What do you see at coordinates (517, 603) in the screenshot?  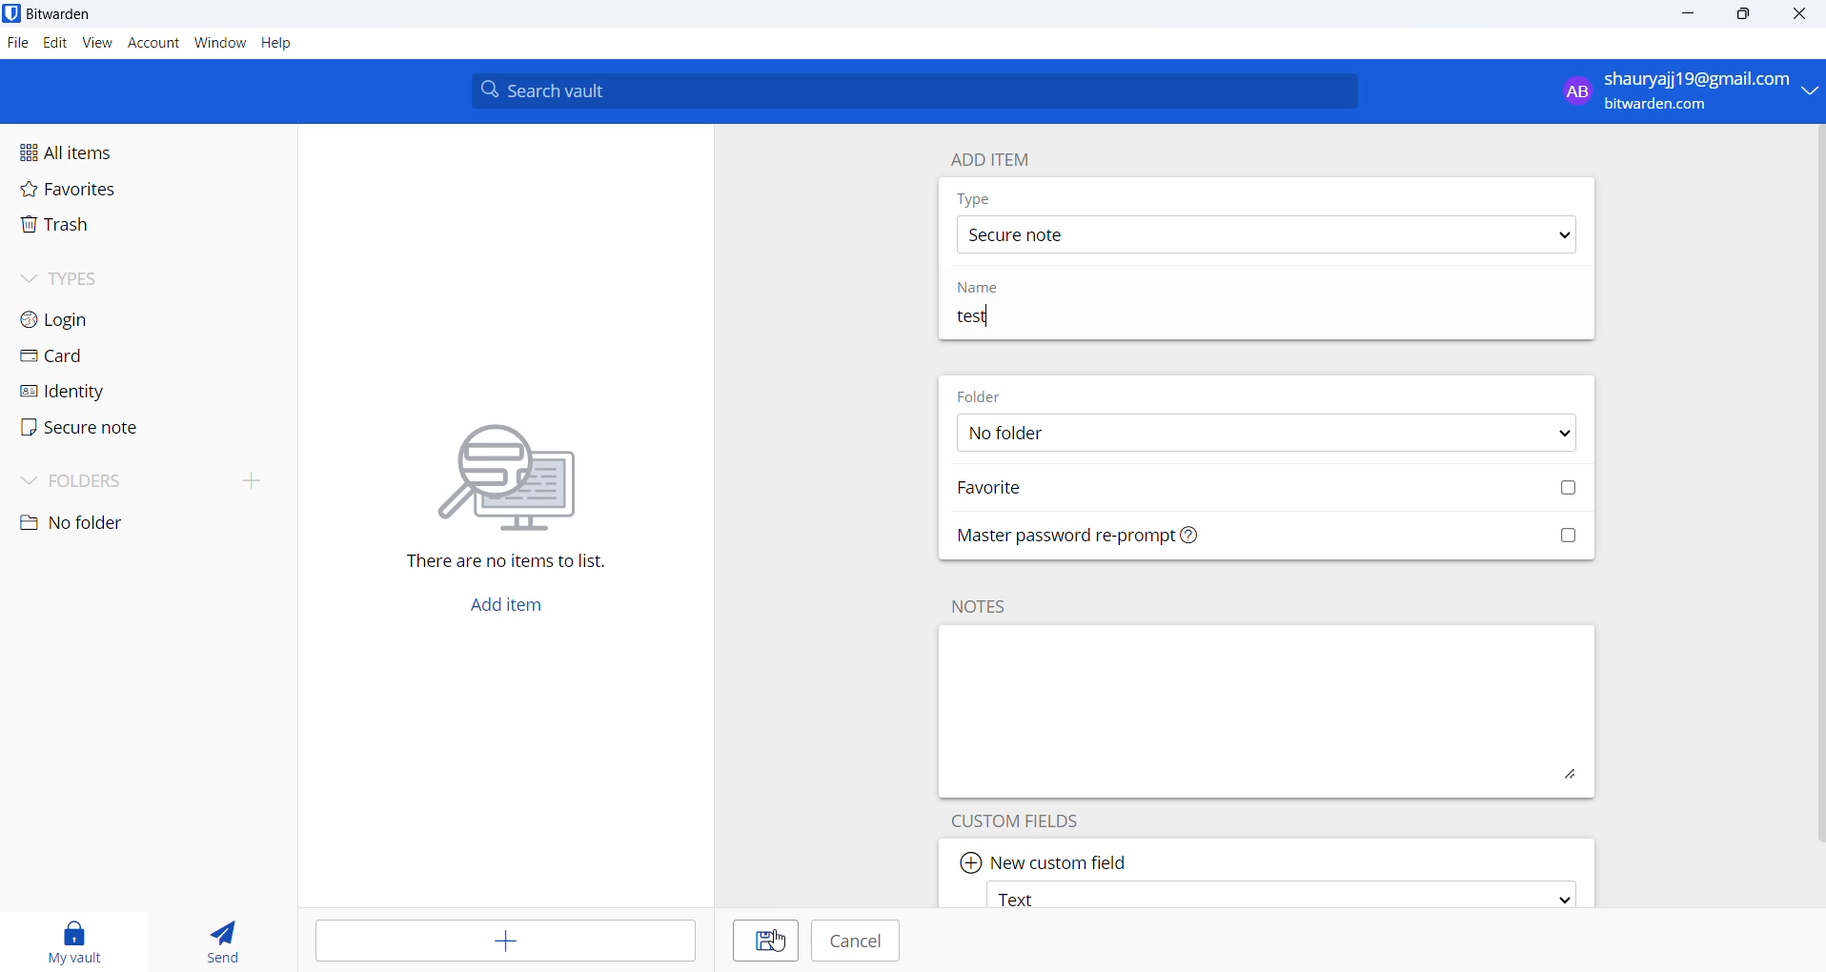 I see `add item` at bounding box center [517, 603].